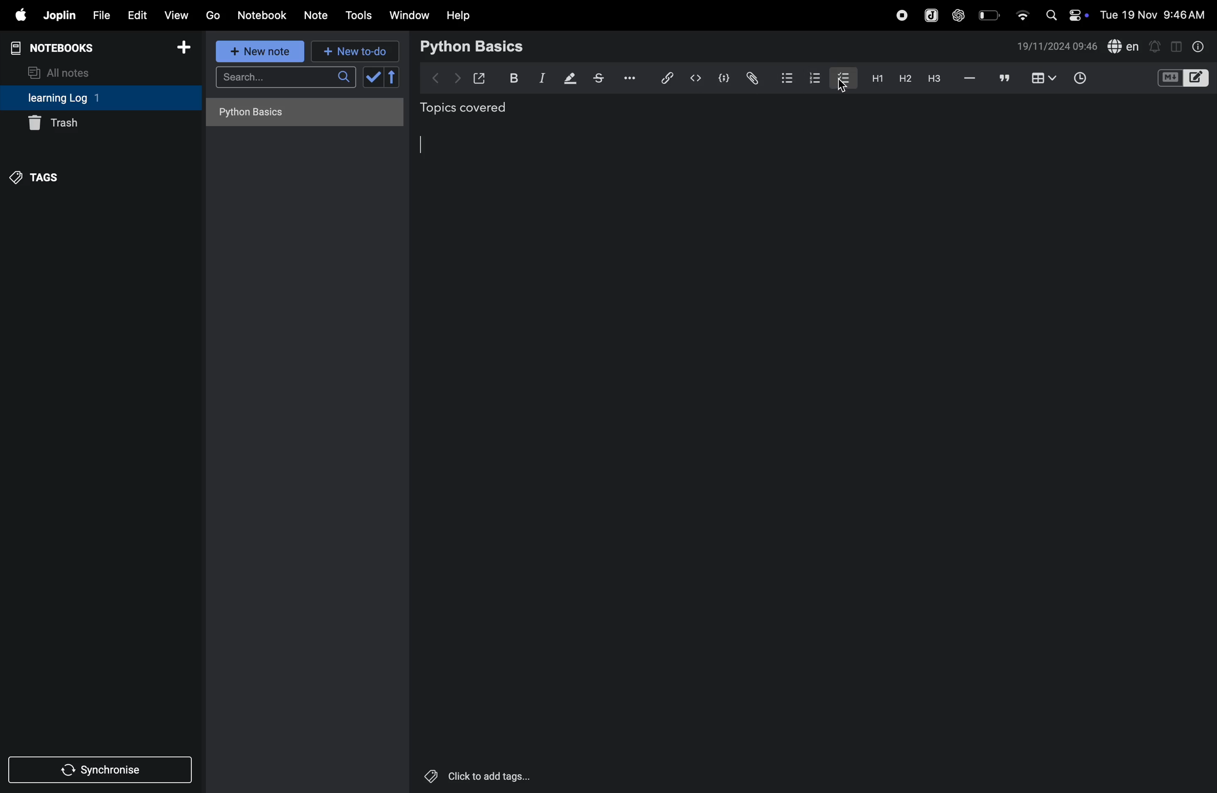 The height and width of the screenshot is (793, 1217). What do you see at coordinates (1182, 79) in the screenshot?
I see `code block` at bounding box center [1182, 79].